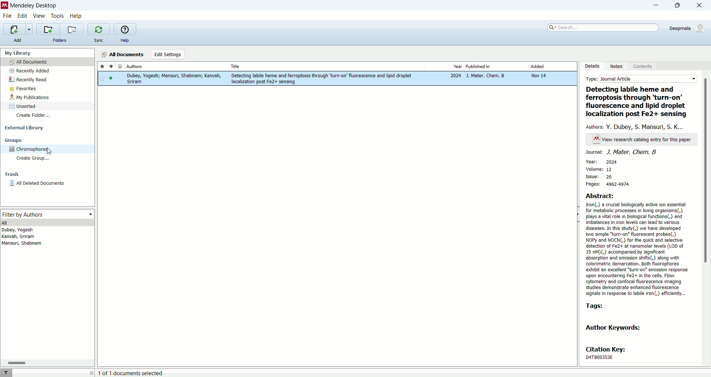 The width and height of the screenshot is (711, 377). What do you see at coordinates (604, 27) in the screenshot?
I see `search` at bounding box center [604, 27].